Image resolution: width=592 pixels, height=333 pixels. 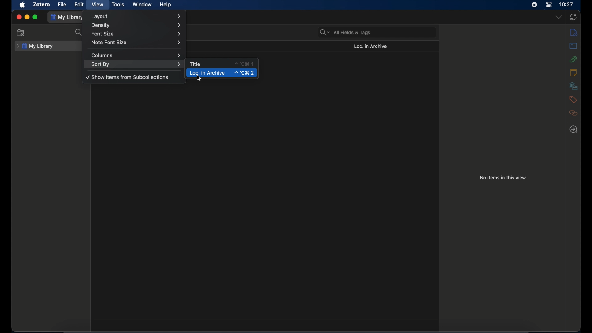 What do you see at coordinates (573, 72) in the screenshot?
I see `notes` at bounding box center [573, 72].